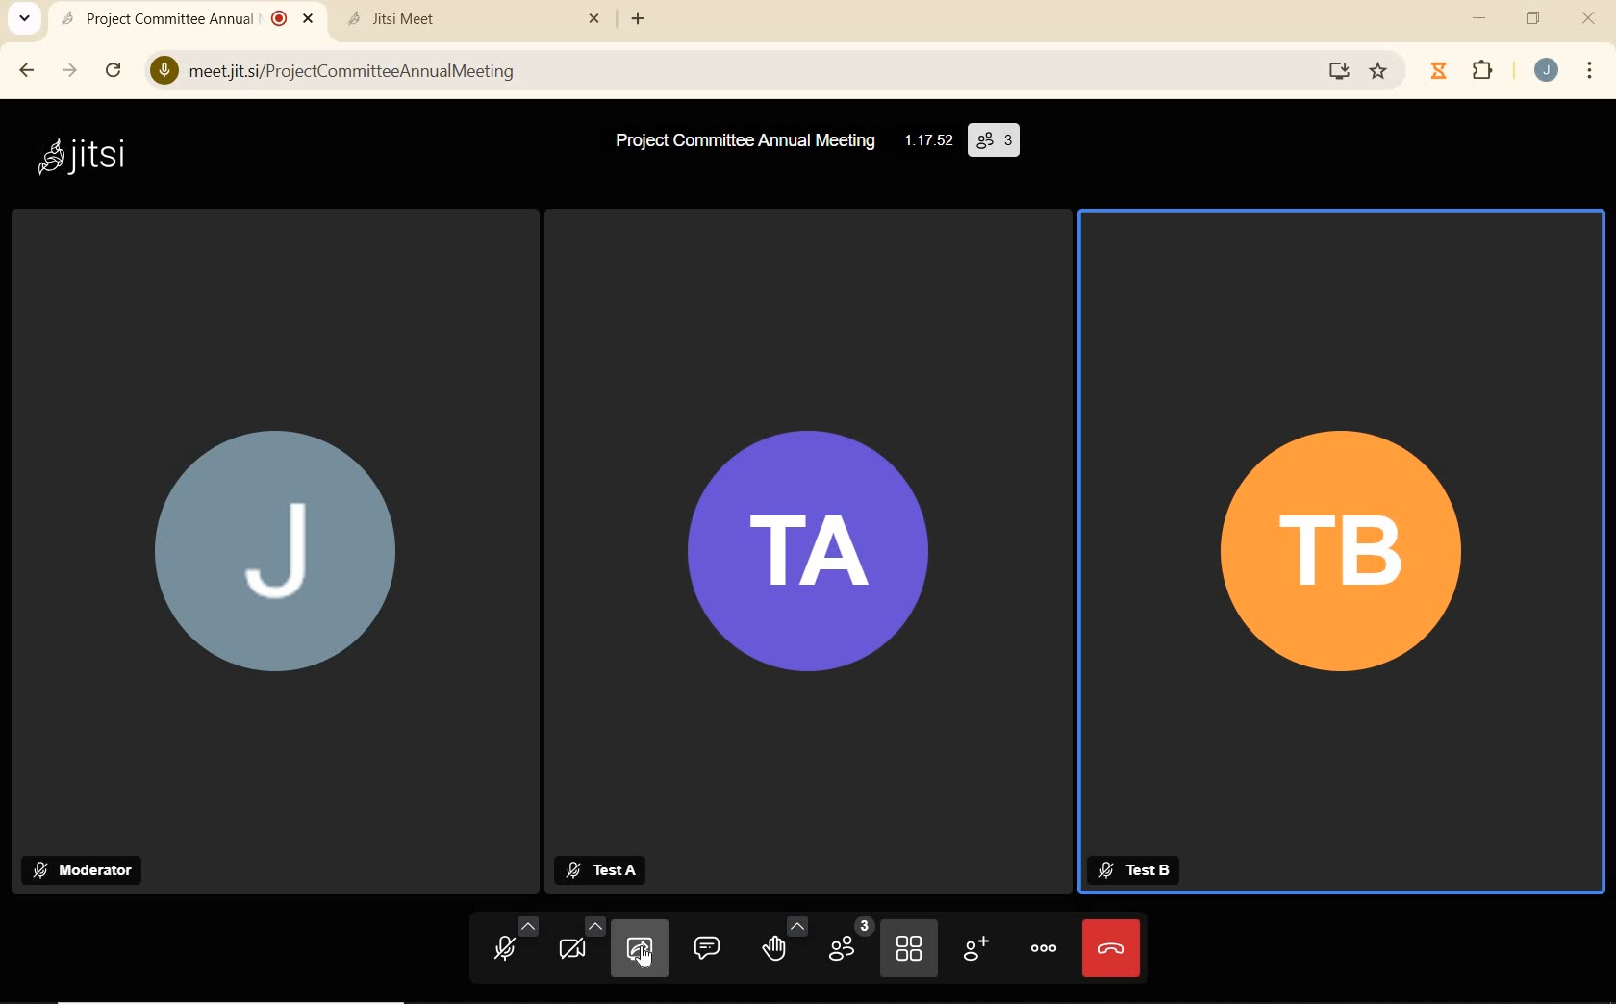 The image size is (1616, 1004). Describe the element at coordinates (579, 948) in the screenshot. I see `CAMERA` at that location.